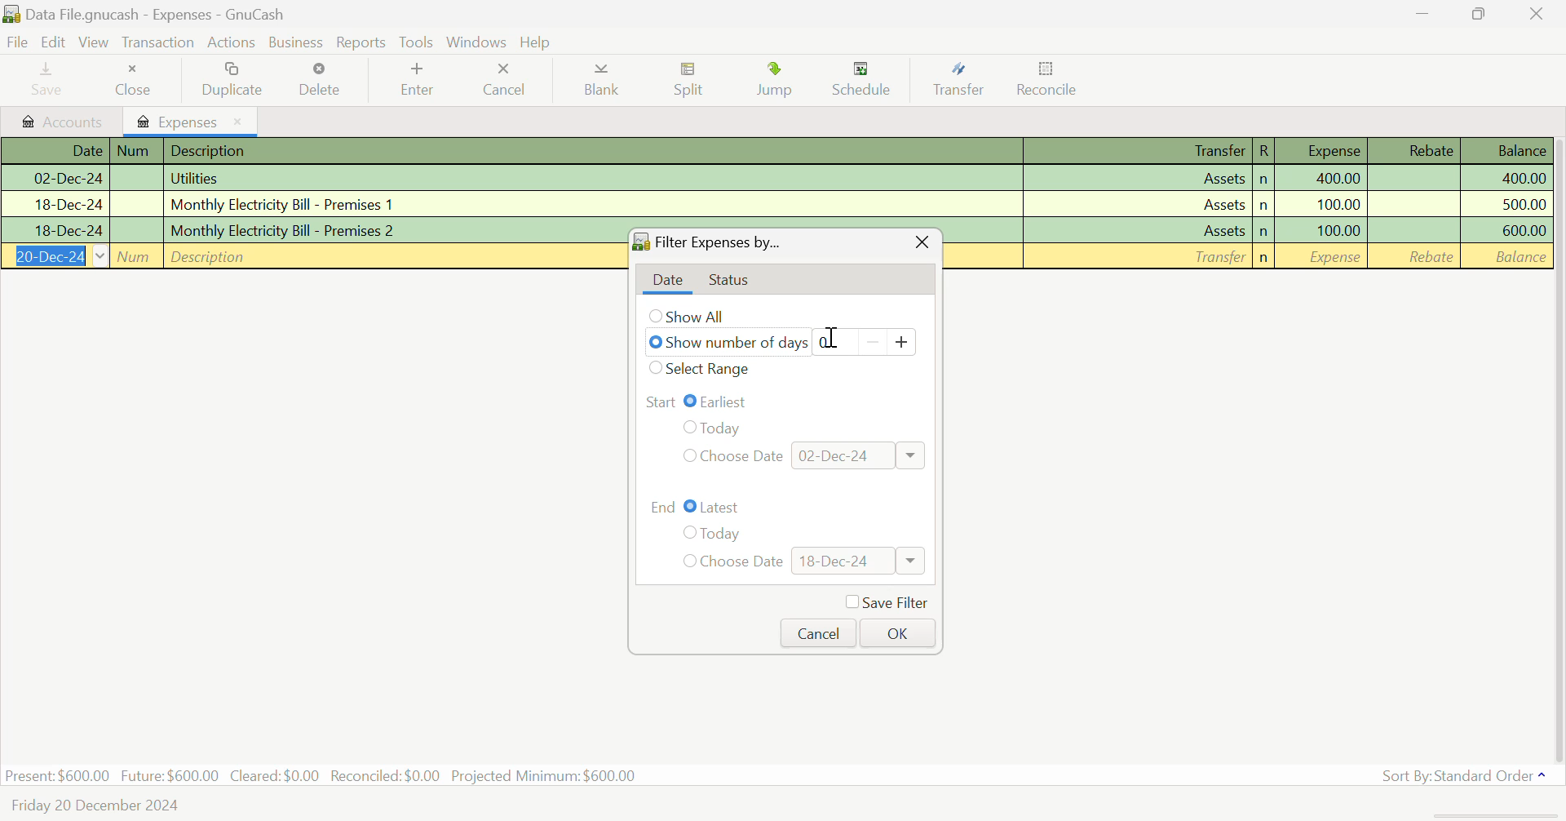 This screenshot has height=821, width=1566. What do you see at coordinates (1472, 774) in the screenshot?
I see `Sort By: Standard Order` at bounding box center [1472, 774].